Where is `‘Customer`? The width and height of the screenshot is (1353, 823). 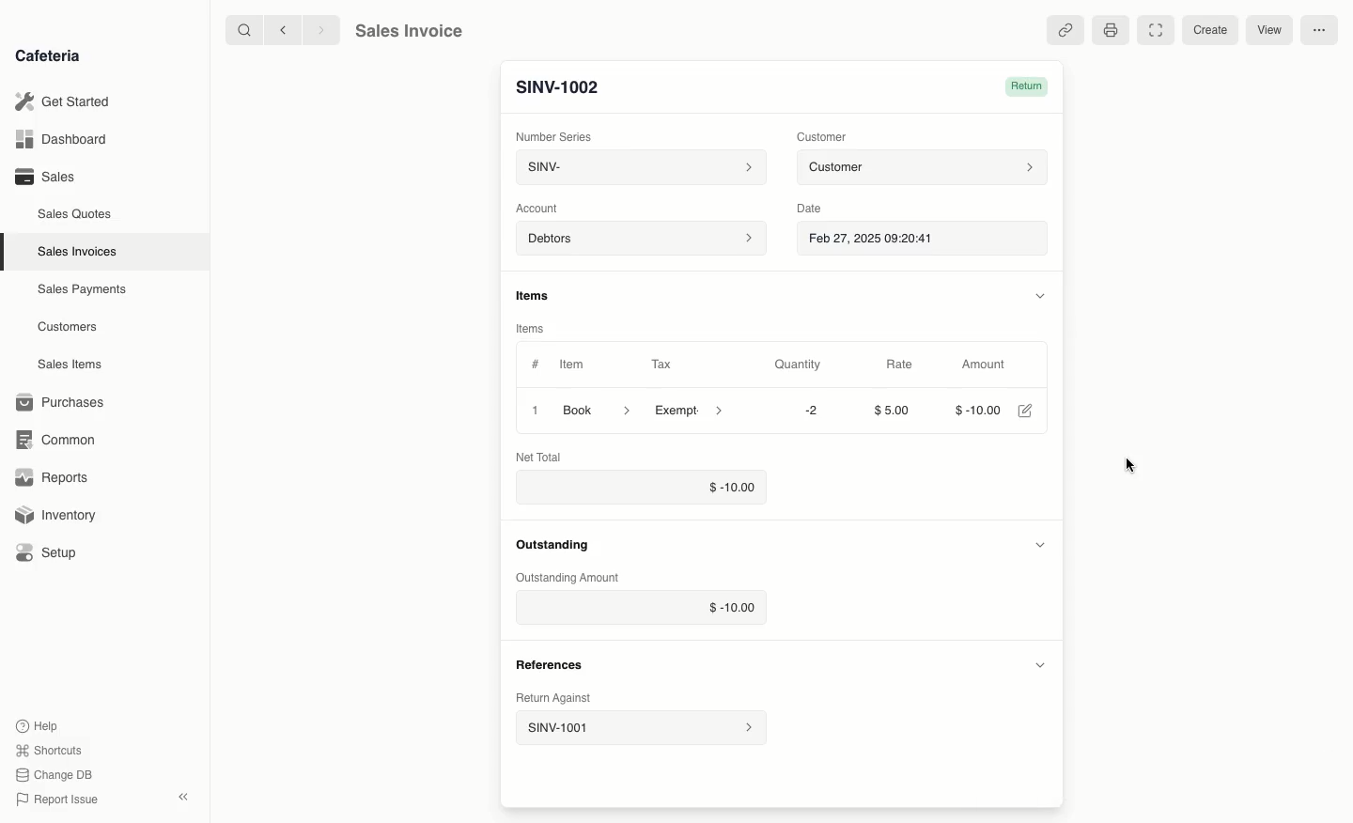 ‘Customer is located at coordinates (821, 137).